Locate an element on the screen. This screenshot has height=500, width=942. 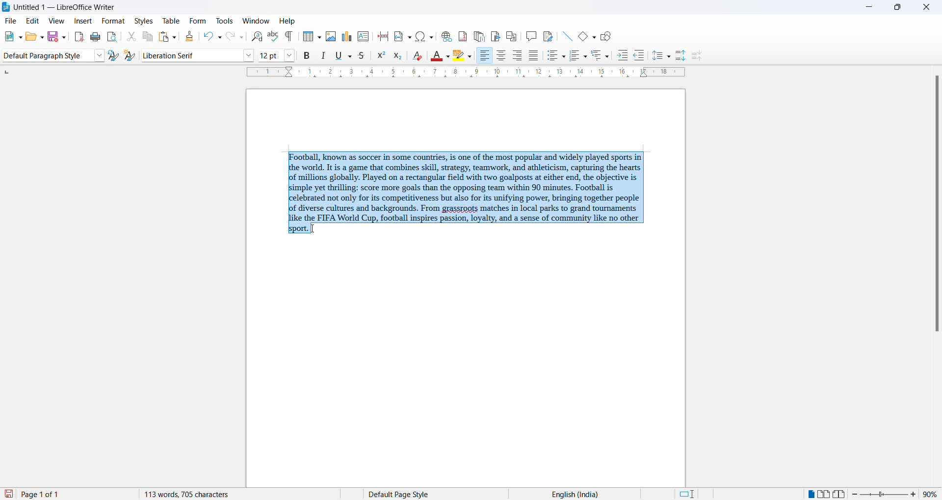
increase indent is located at coordinates (623, 55).